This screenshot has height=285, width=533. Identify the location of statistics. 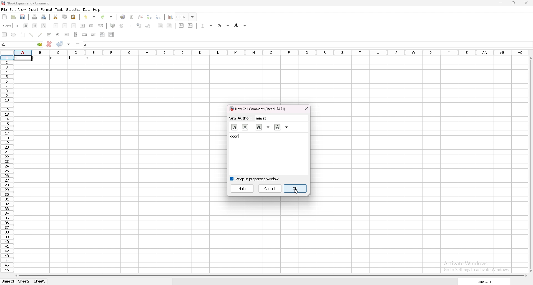
(74, 10).